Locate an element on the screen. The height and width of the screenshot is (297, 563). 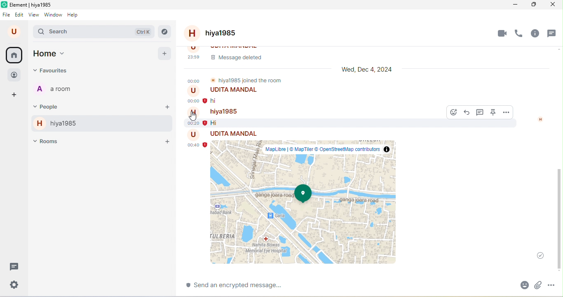
react is located at coordinates (451, 113).